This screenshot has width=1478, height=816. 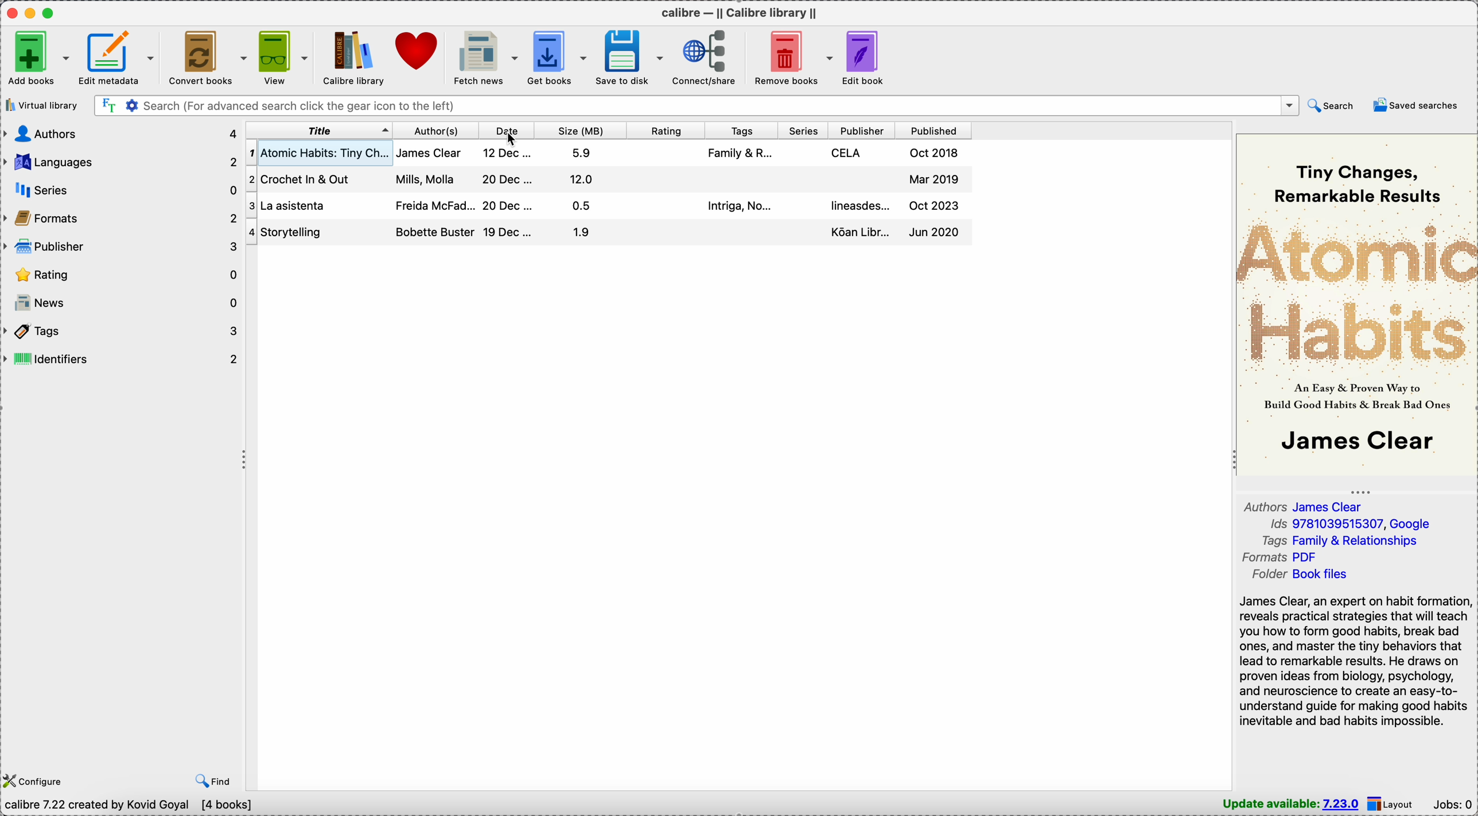 I want to click on authors, so click(x=121, y=134).